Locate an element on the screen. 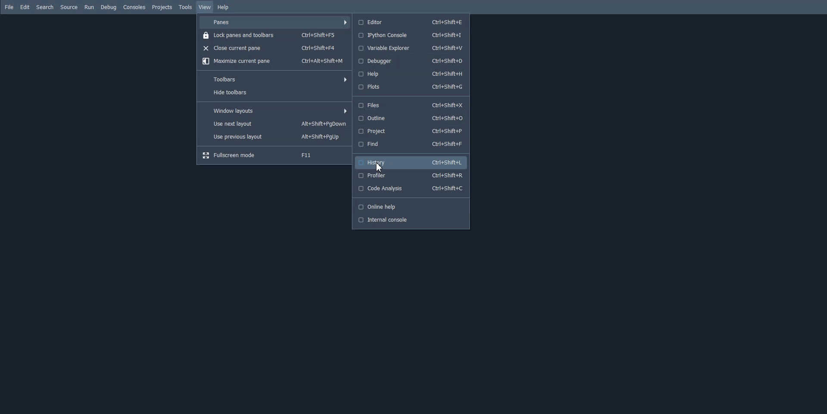 The width and height of the screenshot is (827, 414). Lock panes and toolbars is located at coordinates (274, 34).